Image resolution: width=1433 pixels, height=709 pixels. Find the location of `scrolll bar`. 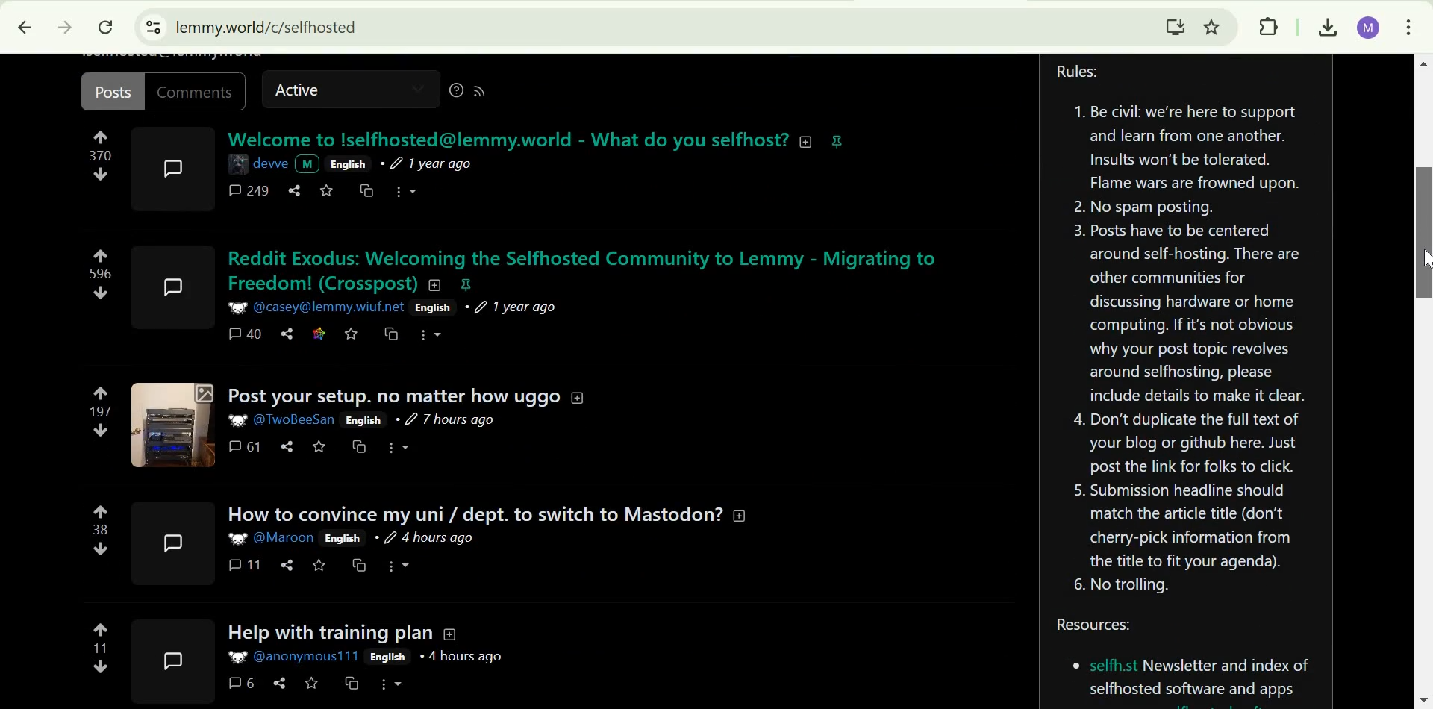

scrolll bar is located at coordinates (1424, 232).